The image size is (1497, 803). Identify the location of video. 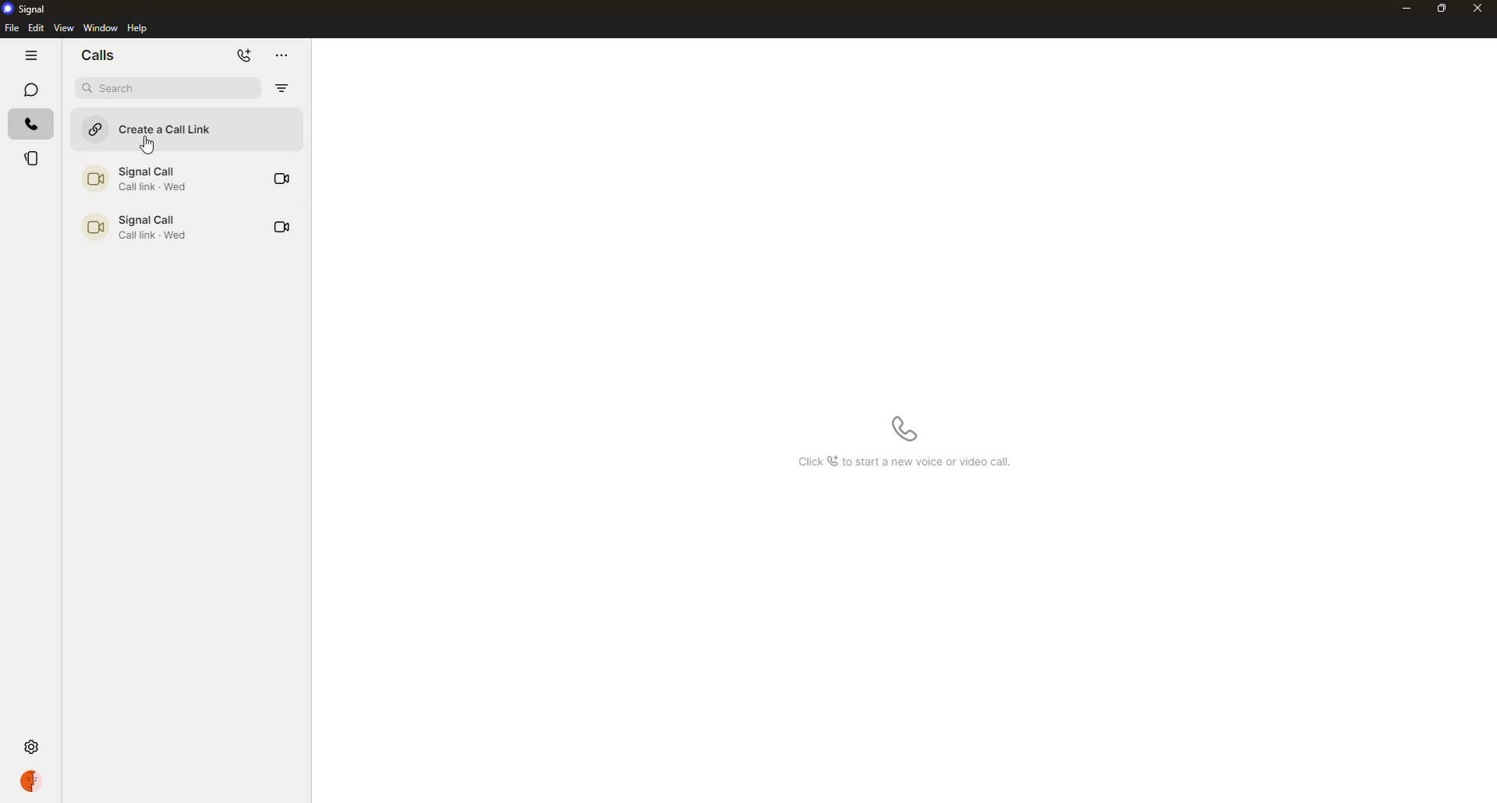
(281, 178).